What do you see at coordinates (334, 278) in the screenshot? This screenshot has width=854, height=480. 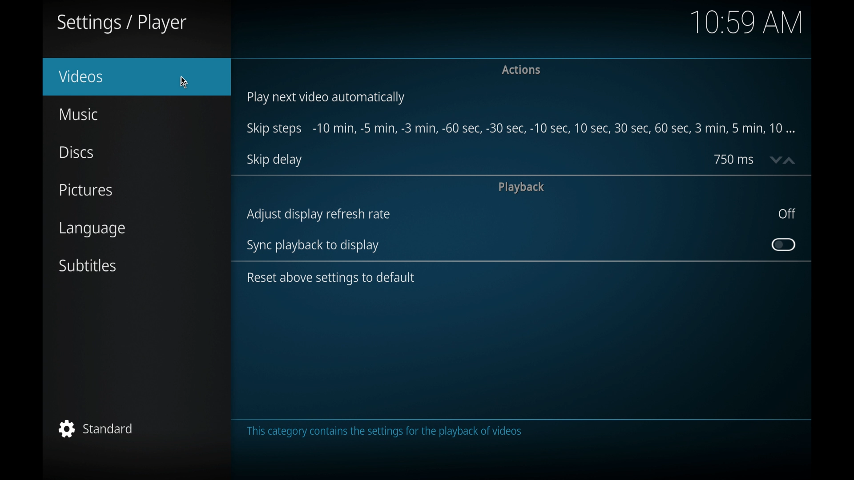 I see `reset above settings to default` at bounding box center [334, 278].